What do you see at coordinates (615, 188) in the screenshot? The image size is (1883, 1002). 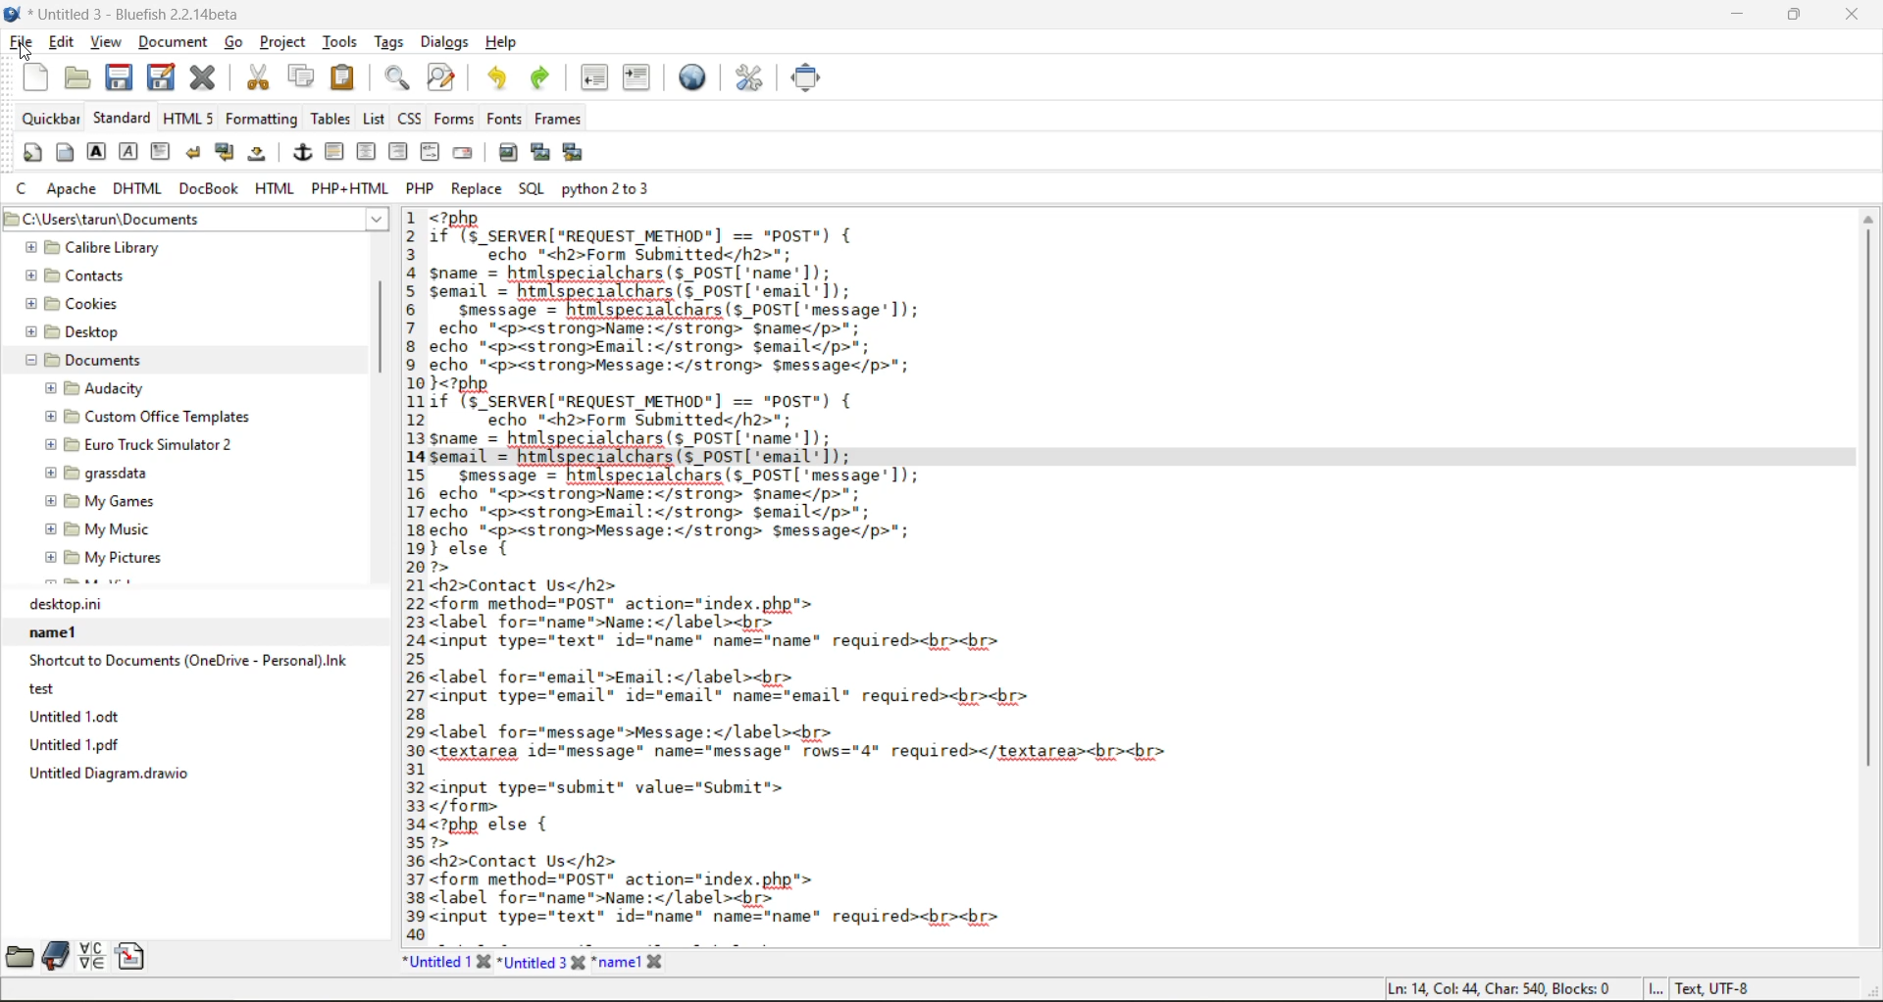 I see `python 2 to 3` at bounding box center [615, 188].